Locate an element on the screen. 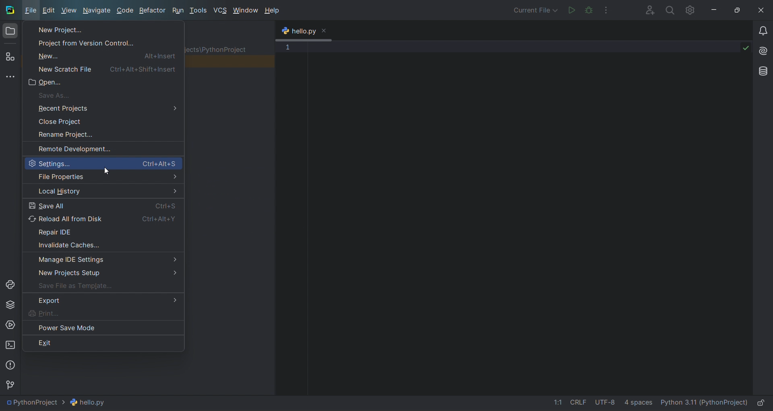 The height and width of the screenshot is (411, 773). debug is located at coordinates (589, 11).